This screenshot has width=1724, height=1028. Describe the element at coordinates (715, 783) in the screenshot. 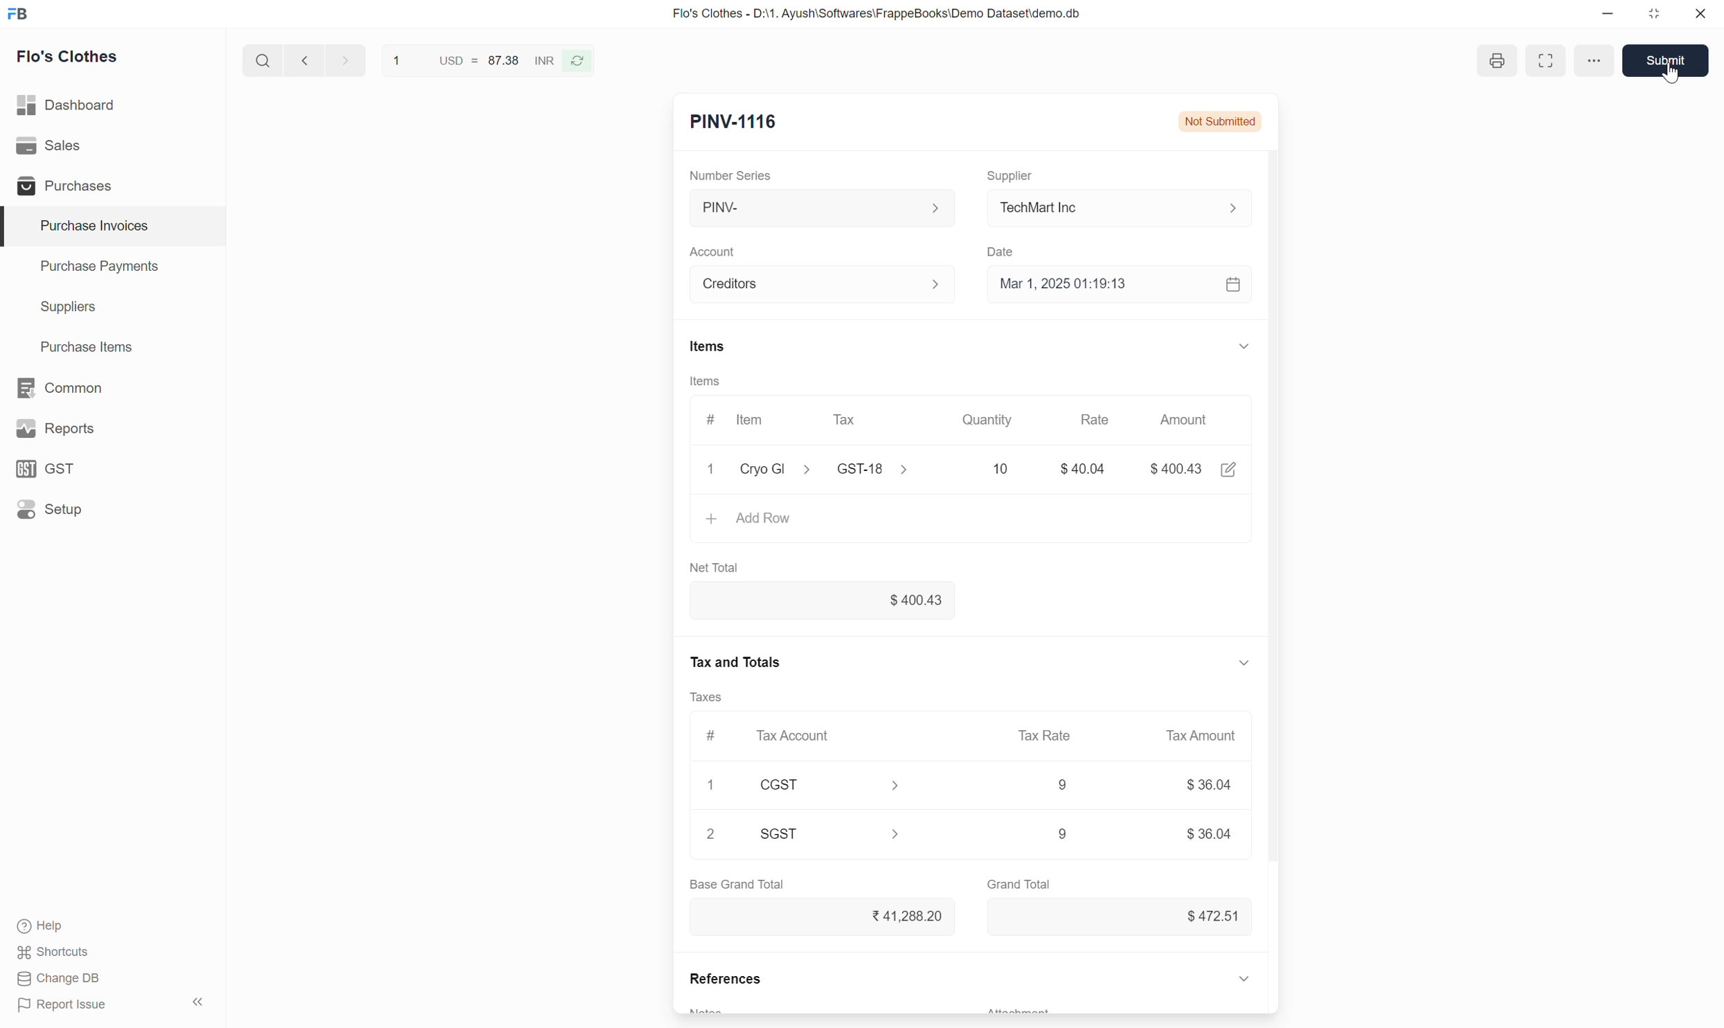

I see `1` at that location.